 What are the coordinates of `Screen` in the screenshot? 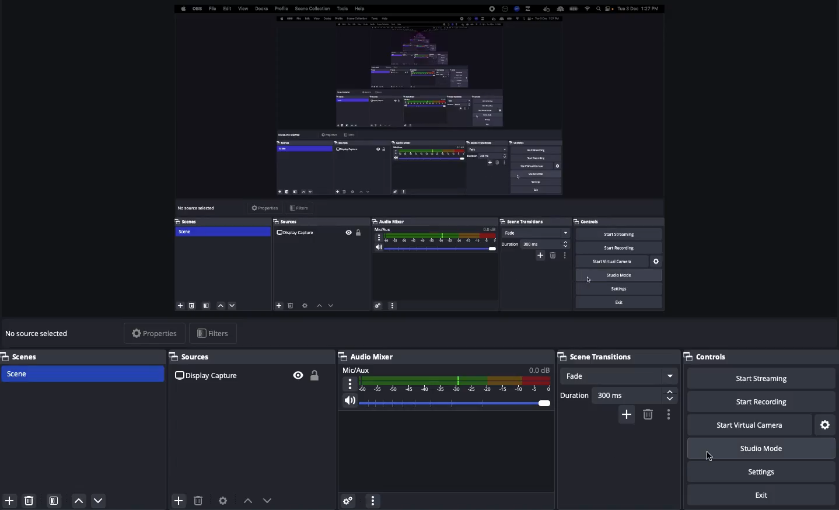 It's located at (418, 159).